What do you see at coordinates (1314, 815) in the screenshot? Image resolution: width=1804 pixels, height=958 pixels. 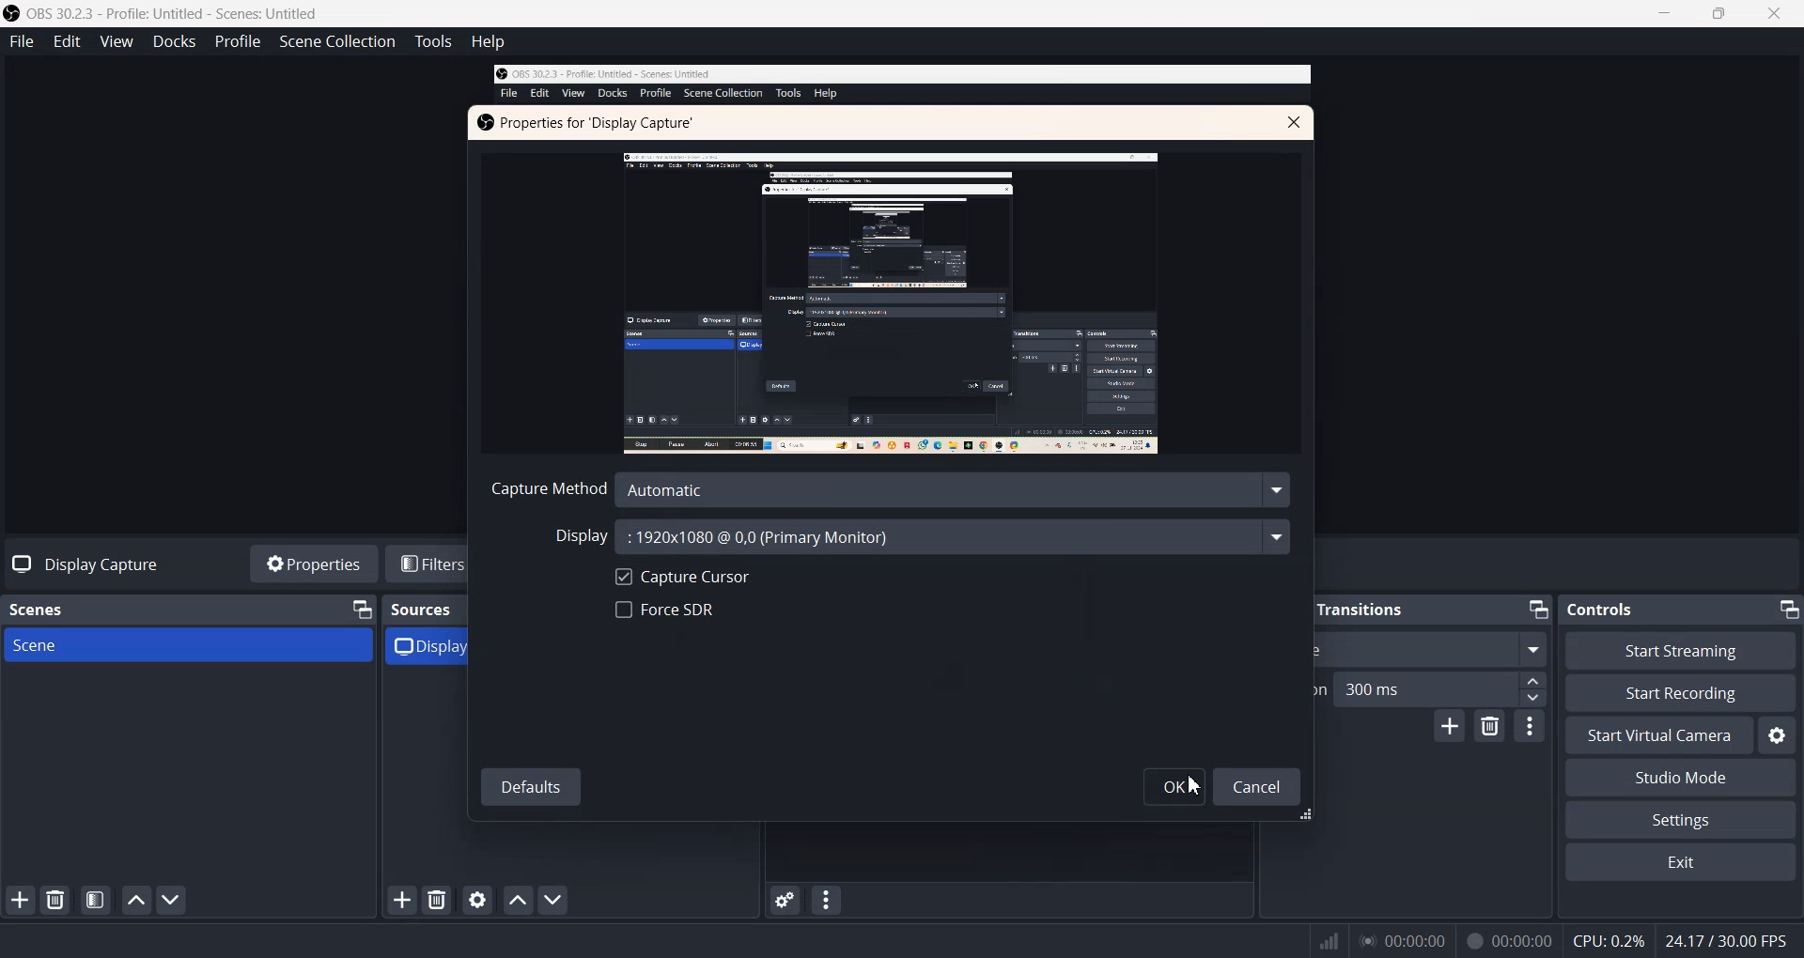 I see `Window Adjuster` at bounding box center [1314, 815].